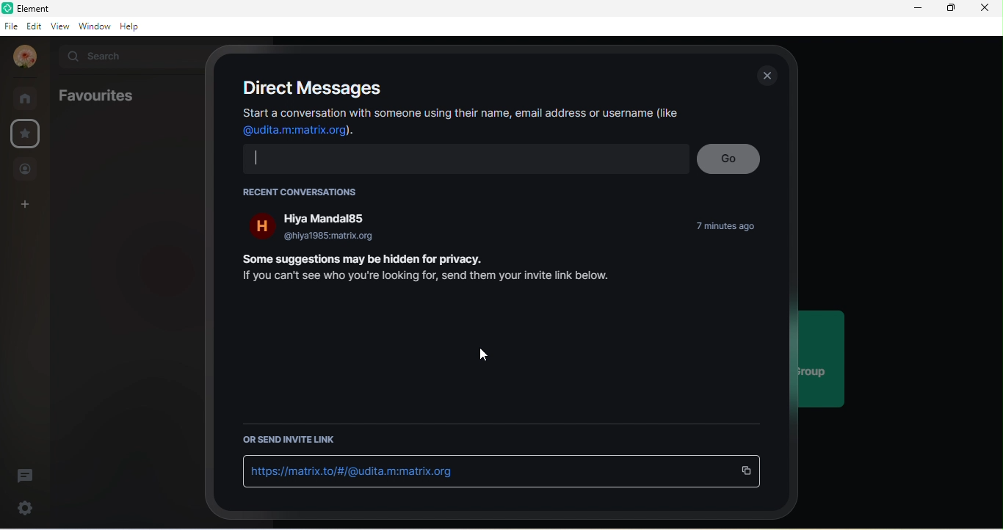 This screenshot has width=1003, height=530. What do you see at coordinates (95, 95) in the screenshot?
I see `favourites` at bounding box center [95, 95].